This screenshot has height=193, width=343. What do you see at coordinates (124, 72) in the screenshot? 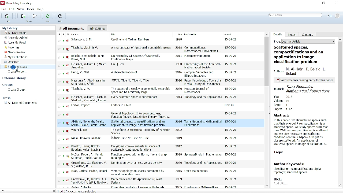
I see `title` at bounding box center [124, 72].